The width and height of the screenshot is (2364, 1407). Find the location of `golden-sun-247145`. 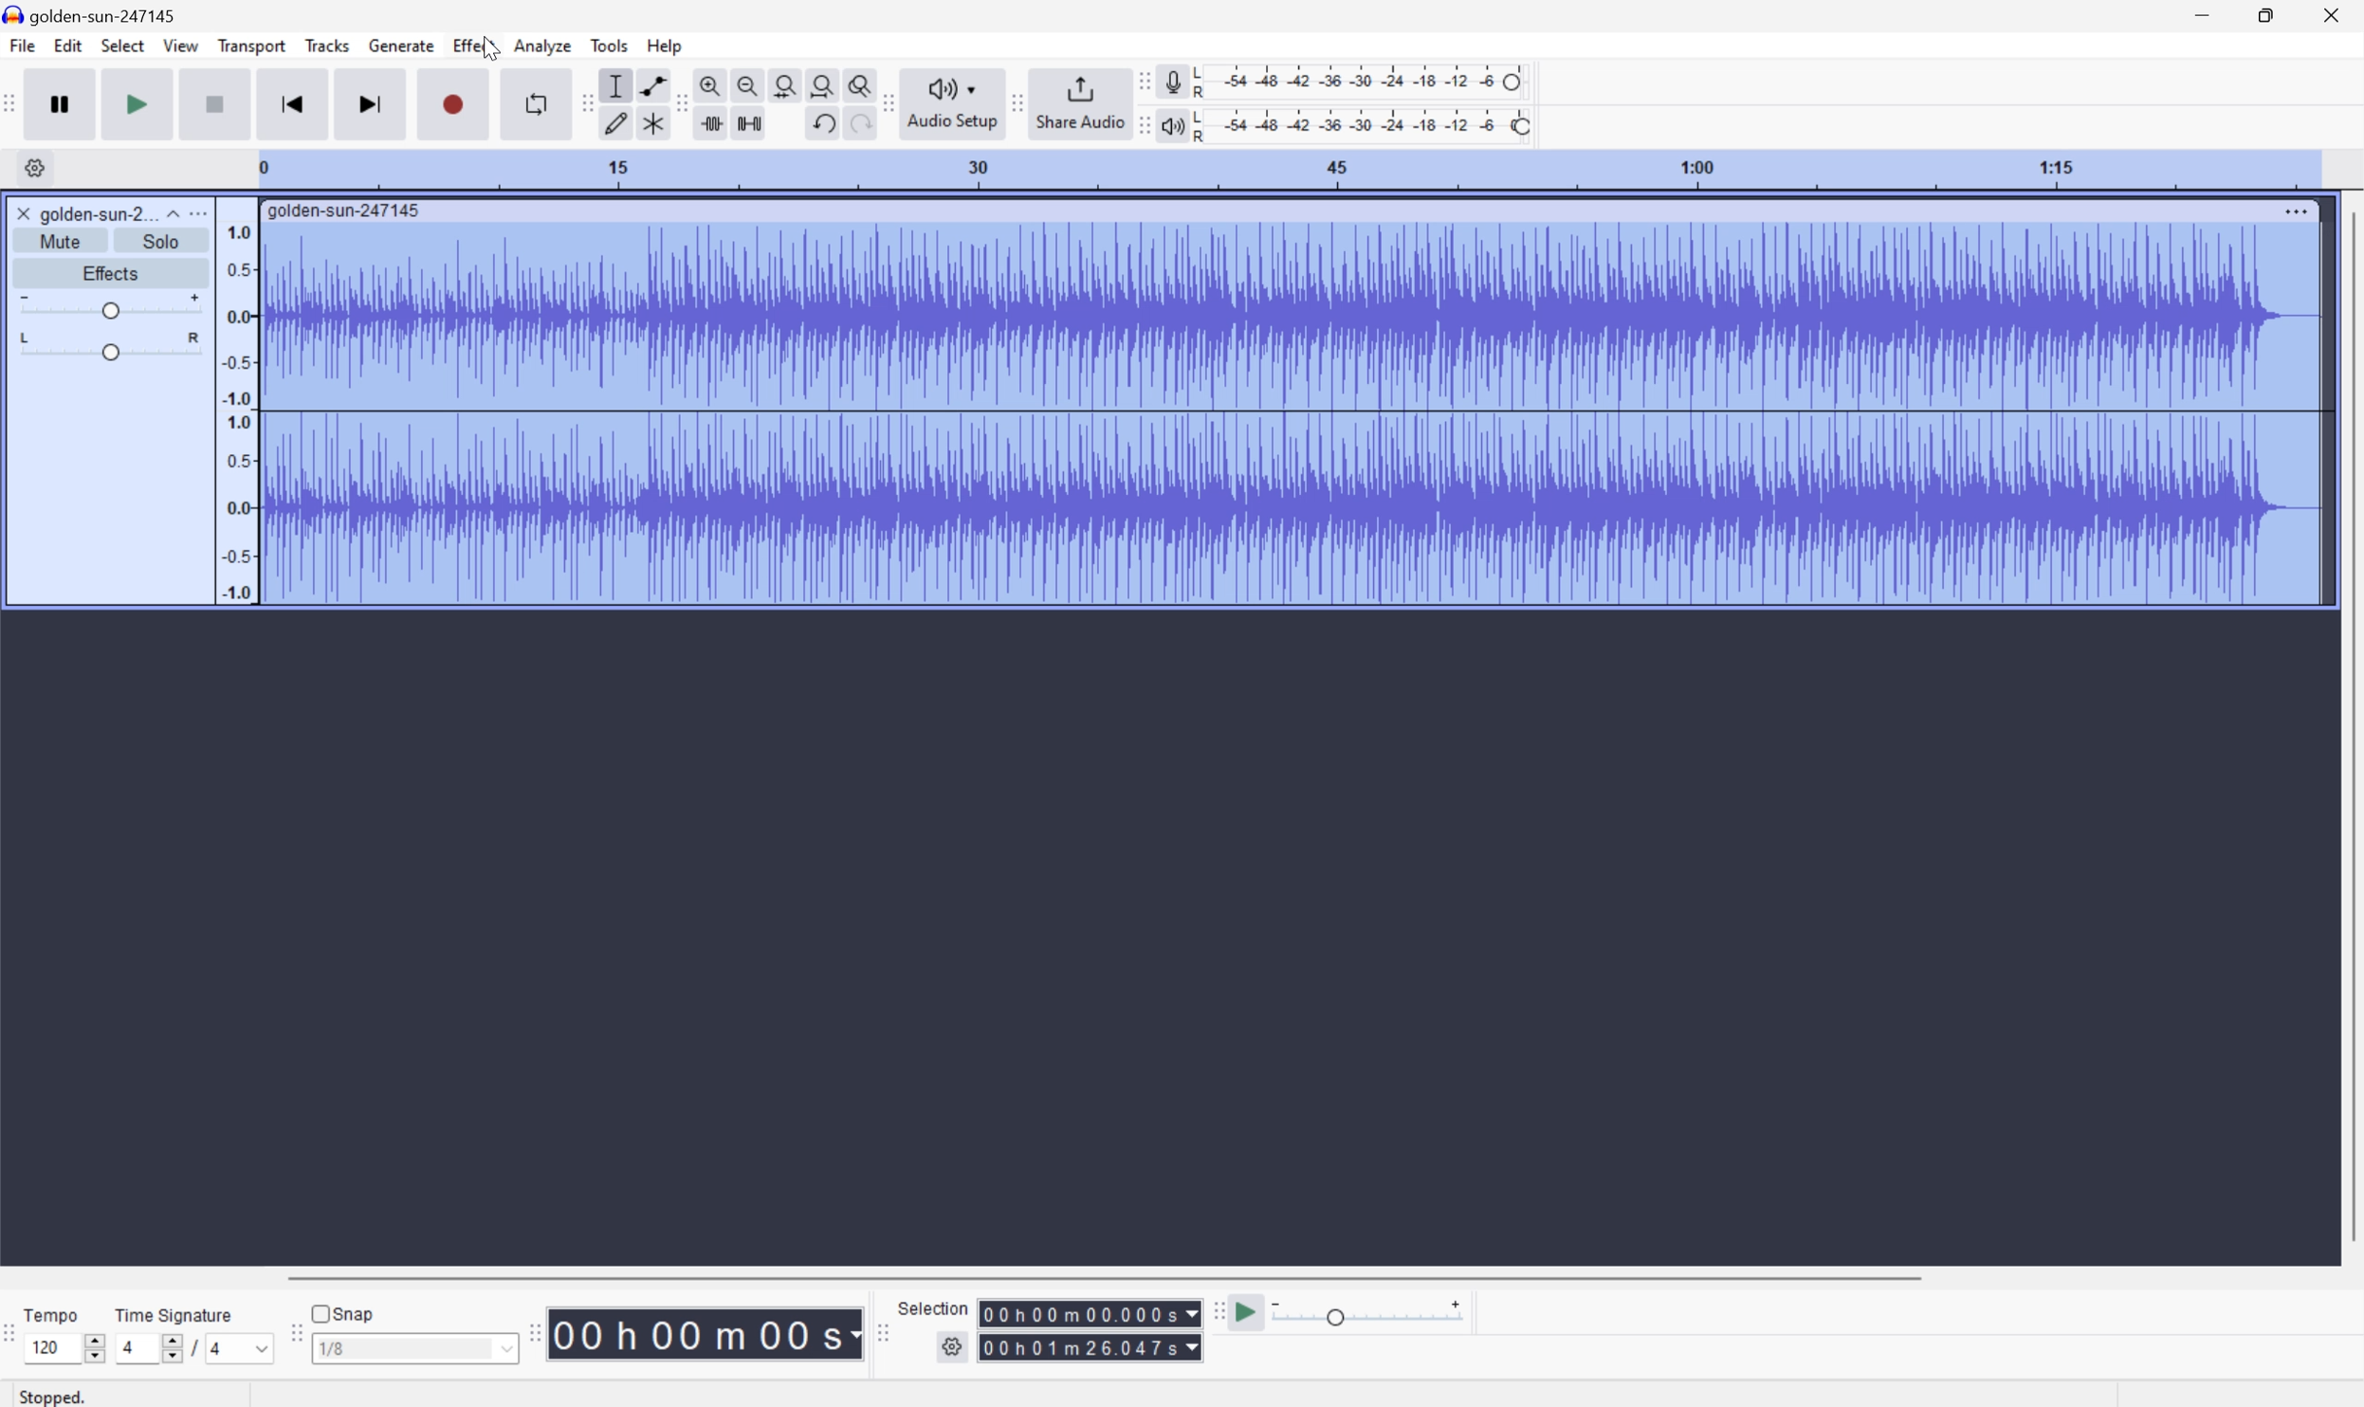

golden-sun-247145 is located at coordinates (346, 211).